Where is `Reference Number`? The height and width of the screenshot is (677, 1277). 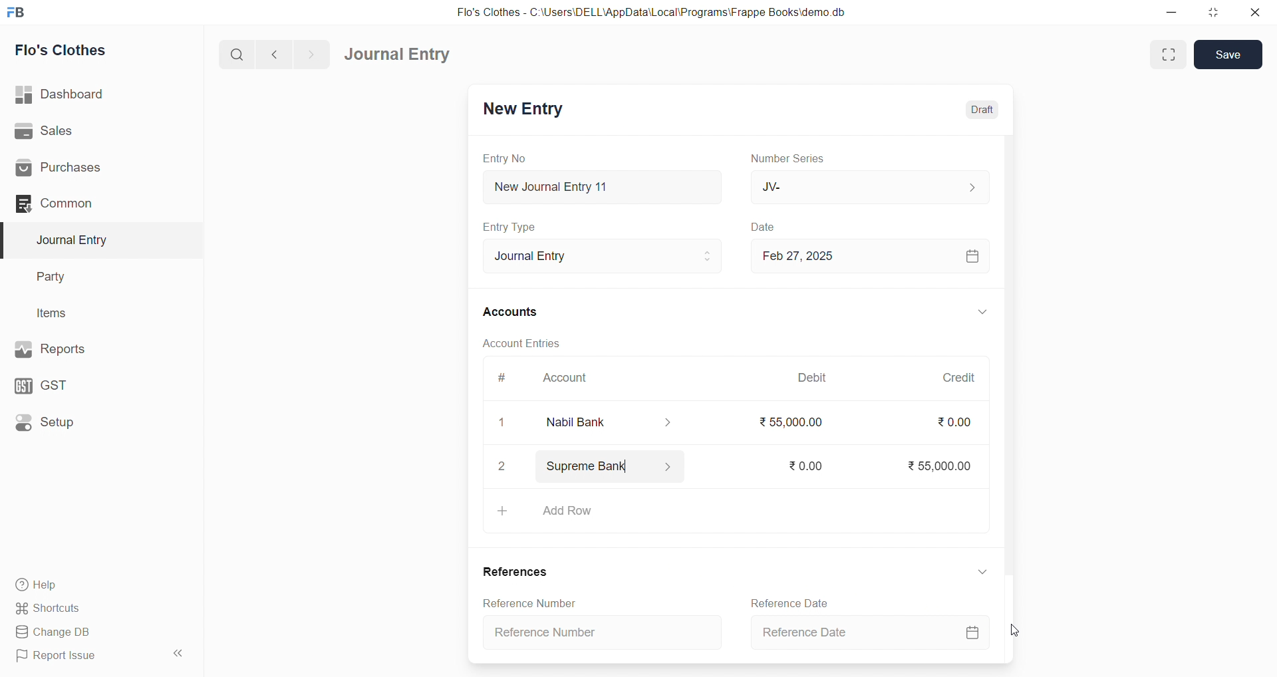
Reference Number is located at coordinates (529, 601).